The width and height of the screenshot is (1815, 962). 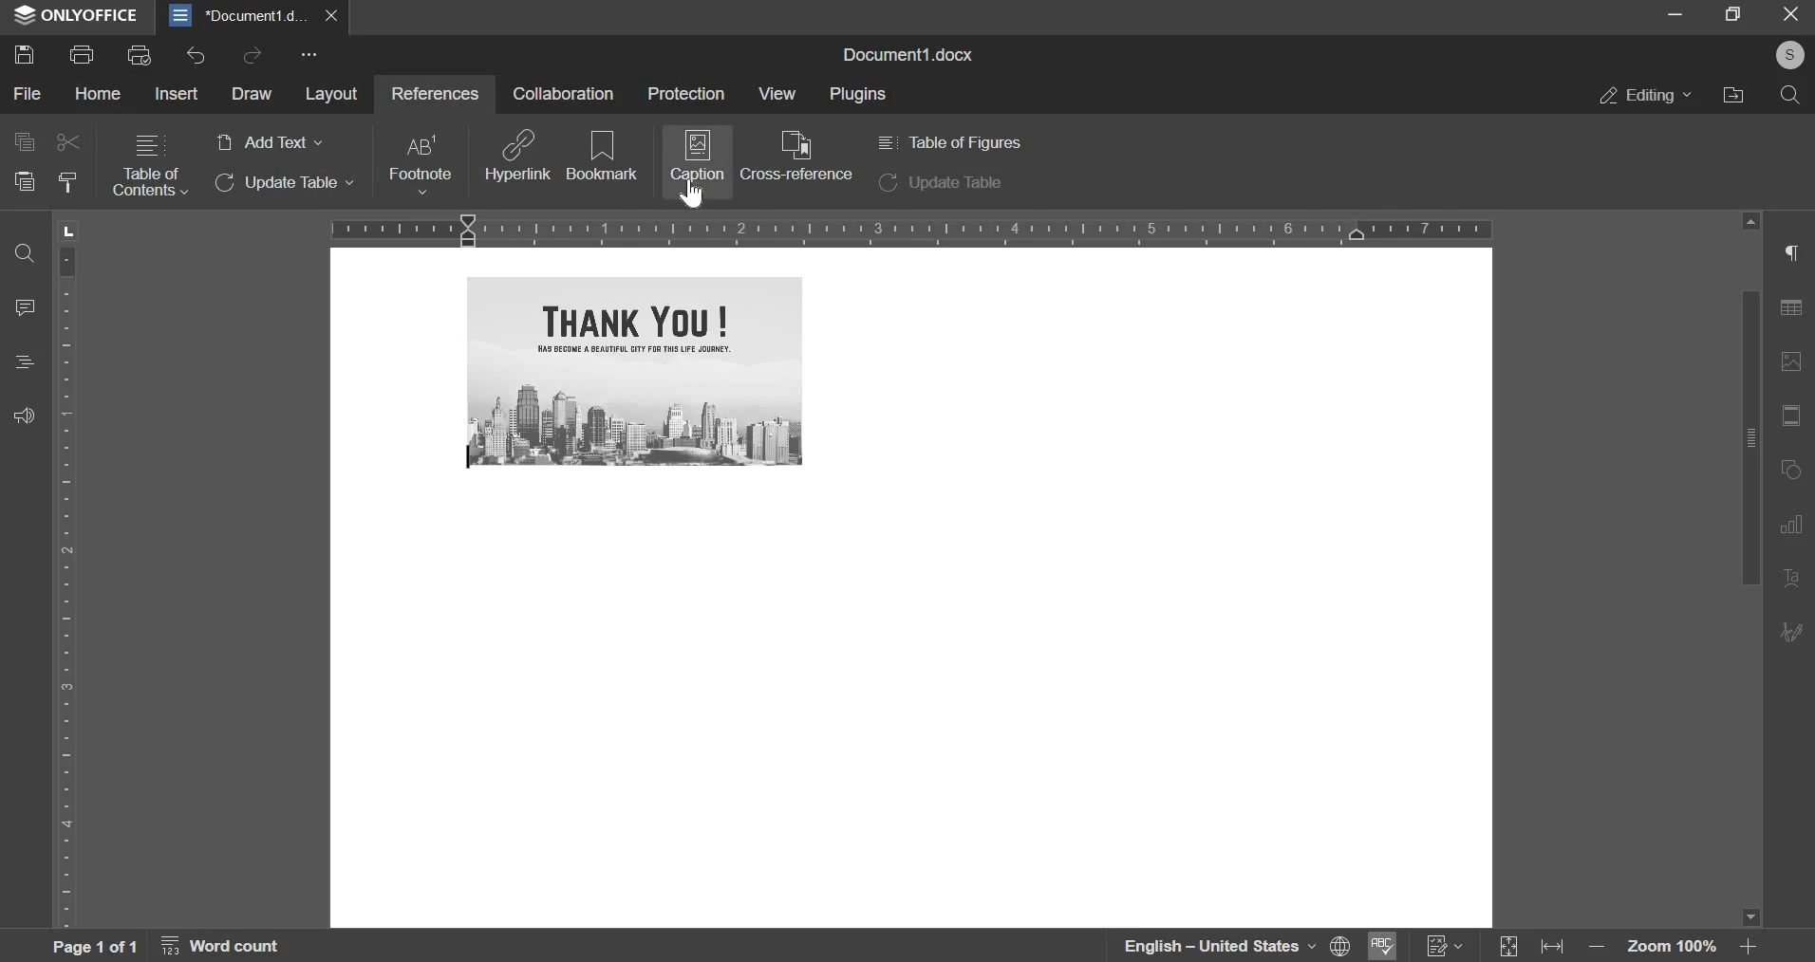 What do you see at coordinates (286, 183) in the screenshot?
I see `update table` at bounding box center [286, 183].